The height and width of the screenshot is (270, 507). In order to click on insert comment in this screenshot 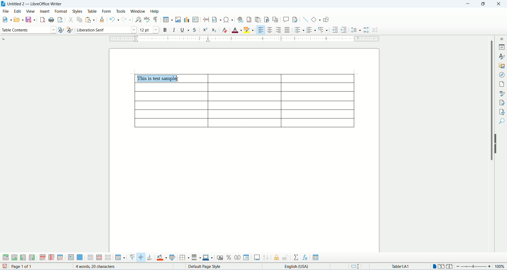, I will do `click(285, 20)`.